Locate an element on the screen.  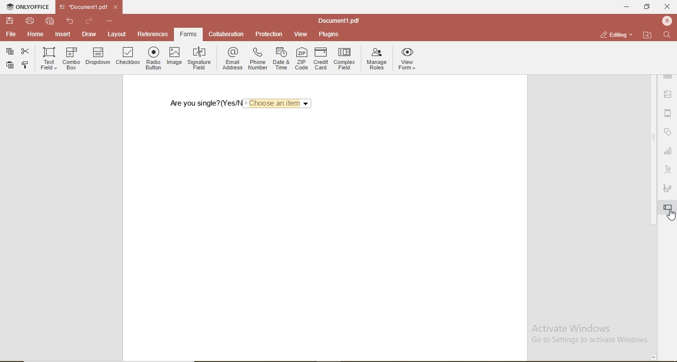
phone number is located at coordinates (258, 58).